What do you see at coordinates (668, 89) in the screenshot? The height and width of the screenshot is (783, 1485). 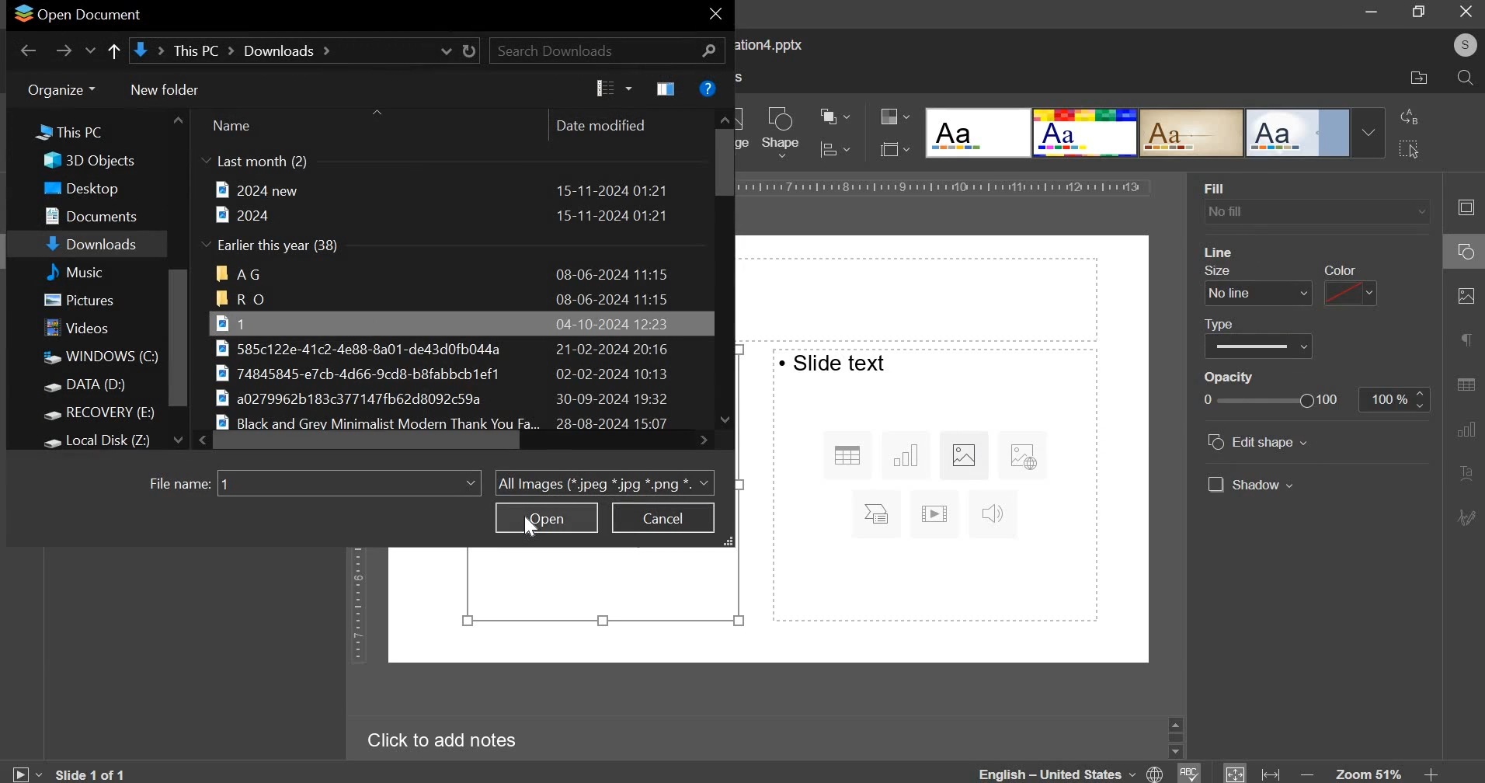 I see `show the preview pane` at bounding box center [668, 89].